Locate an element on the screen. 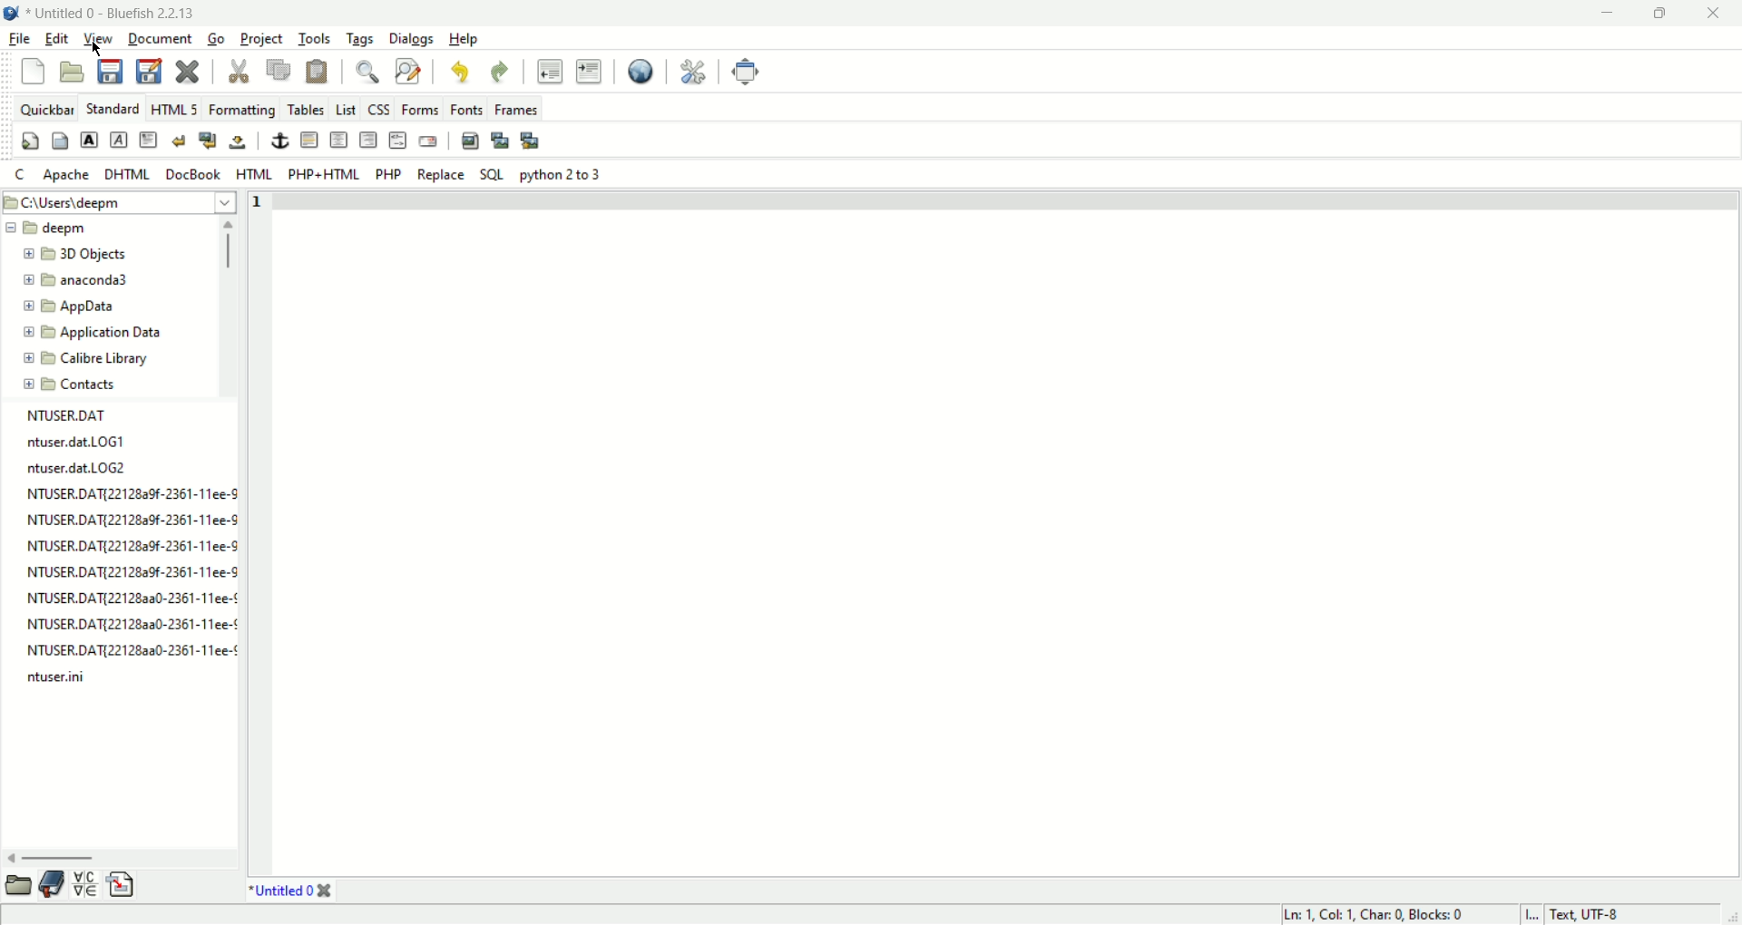 This screenshot has height=925, width=1742. HTML is located at coordinates (174, 109).